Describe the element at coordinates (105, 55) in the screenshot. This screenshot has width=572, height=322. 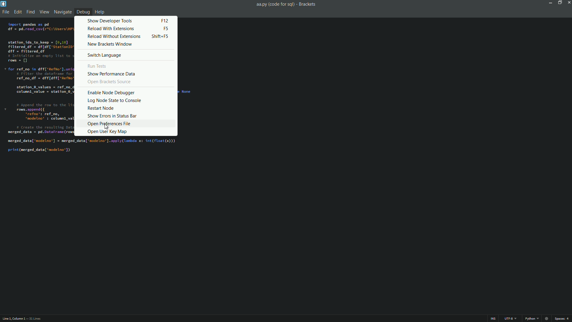
I see `switch language` at that location.